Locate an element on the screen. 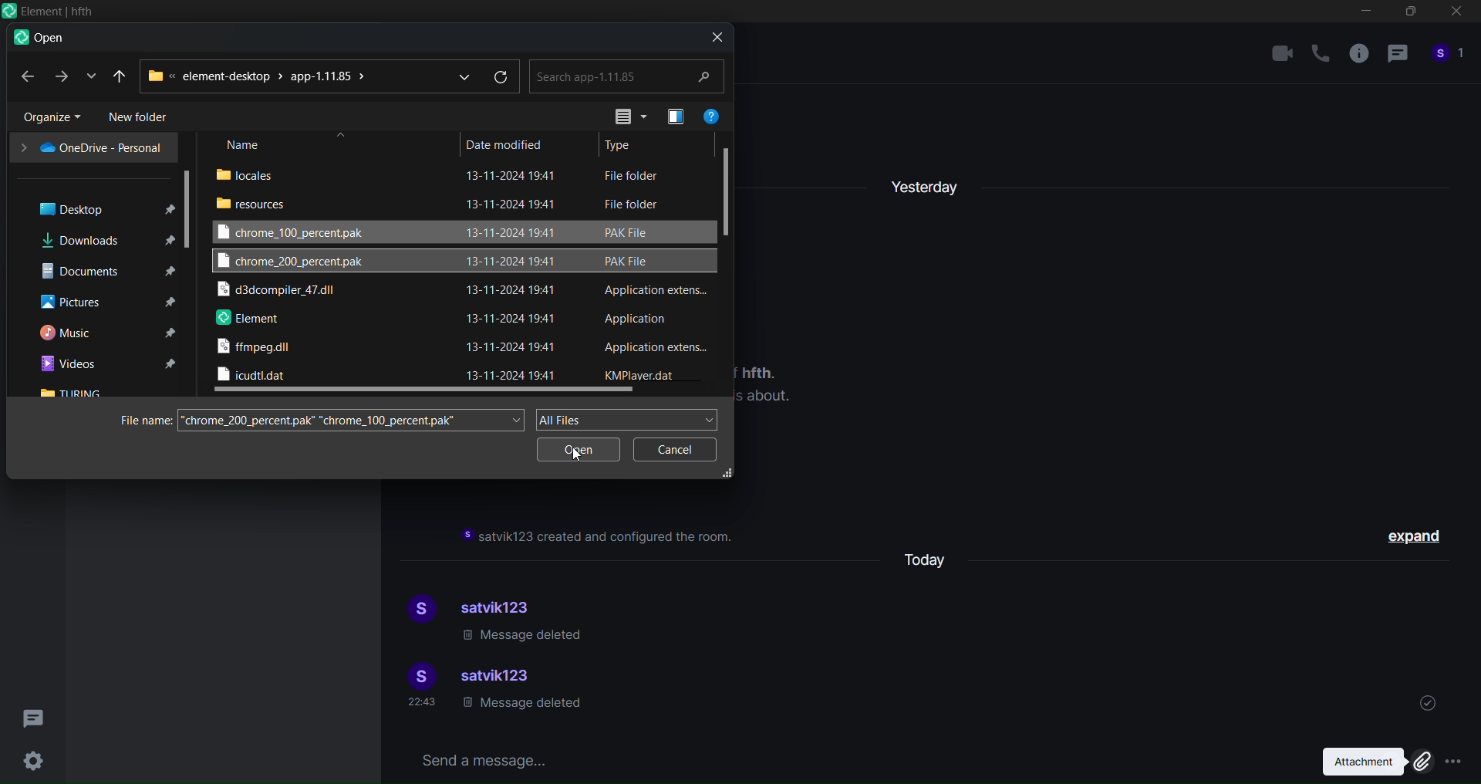 The height and width of the screenshot is (784, 1481). recent is located at coordinates (121, 75).